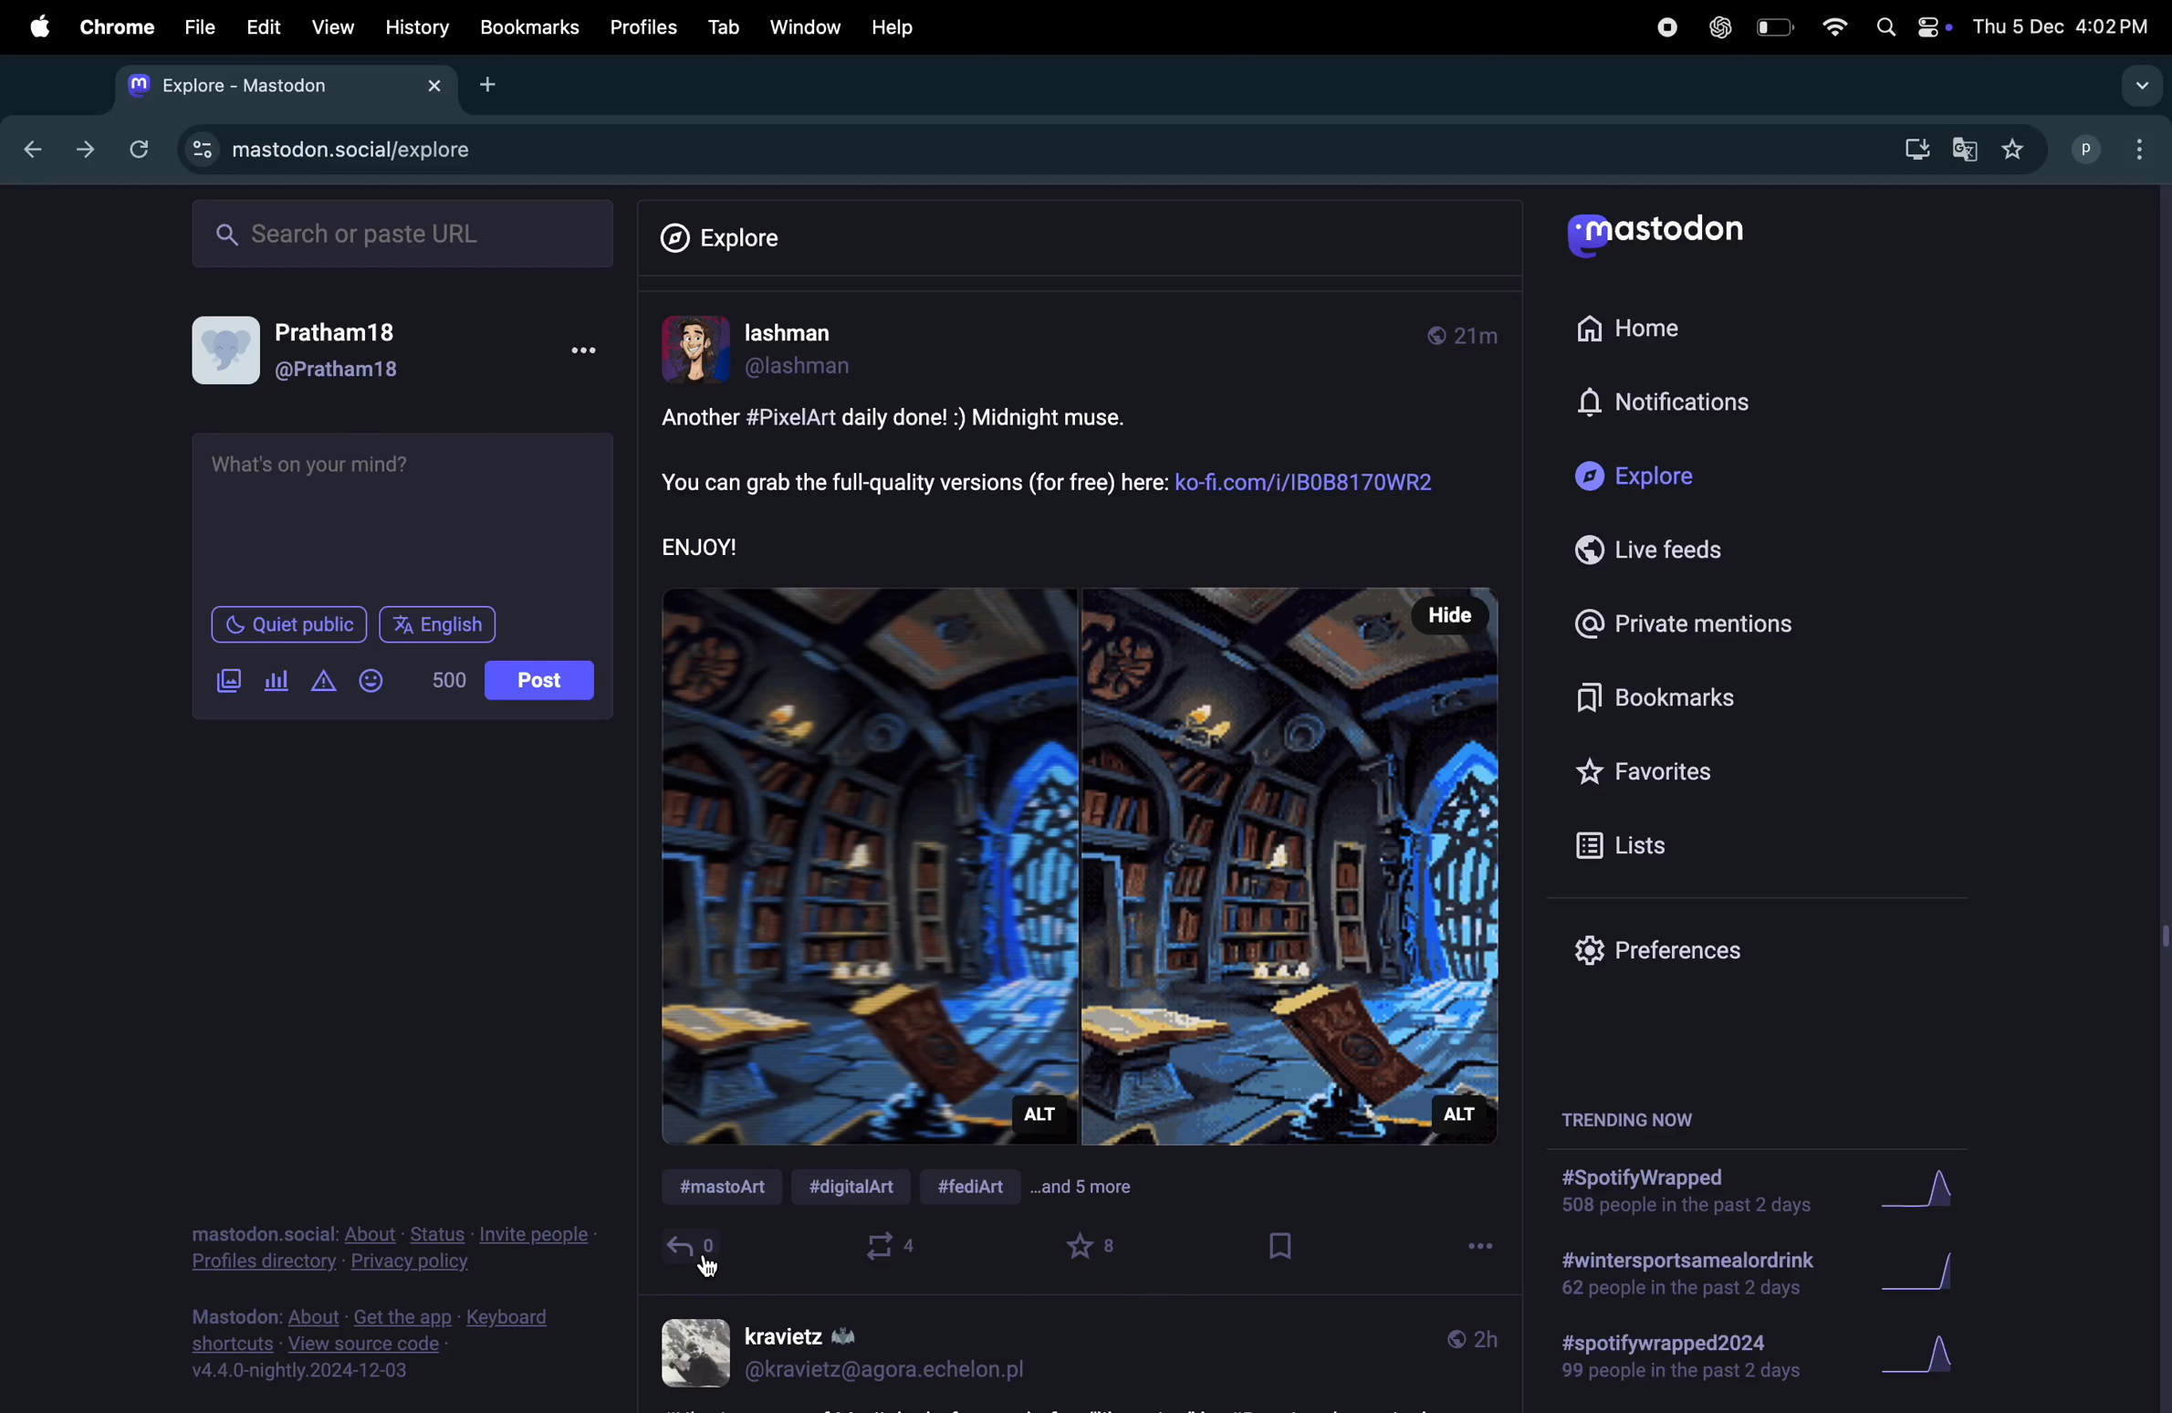 The width and height of the screenshot is (2172, 1413). What do you see at coordinates (2138, 89) in the screenshot?
I see `drop down` at bounding box center [2138, 89].